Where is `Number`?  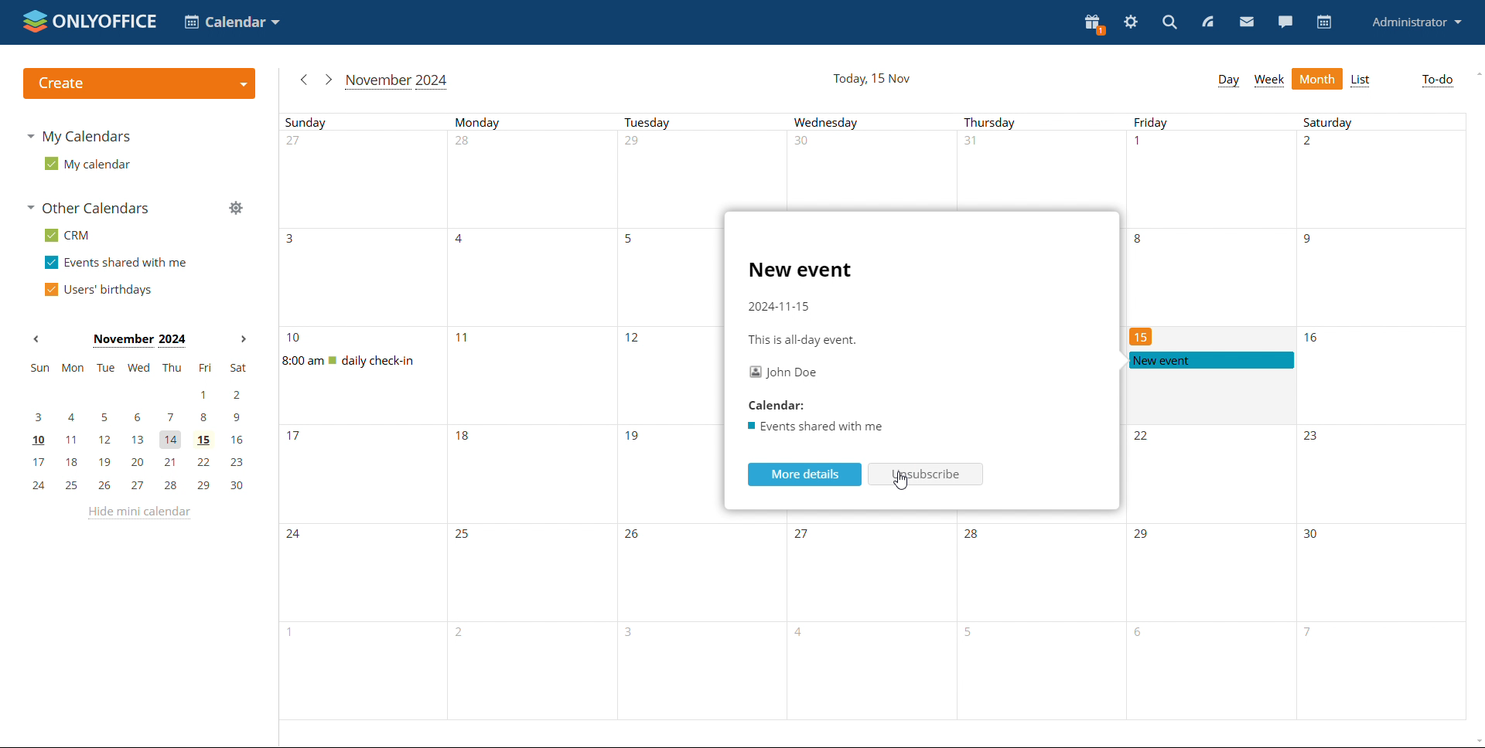
Number is located at coordinates (297, 143).